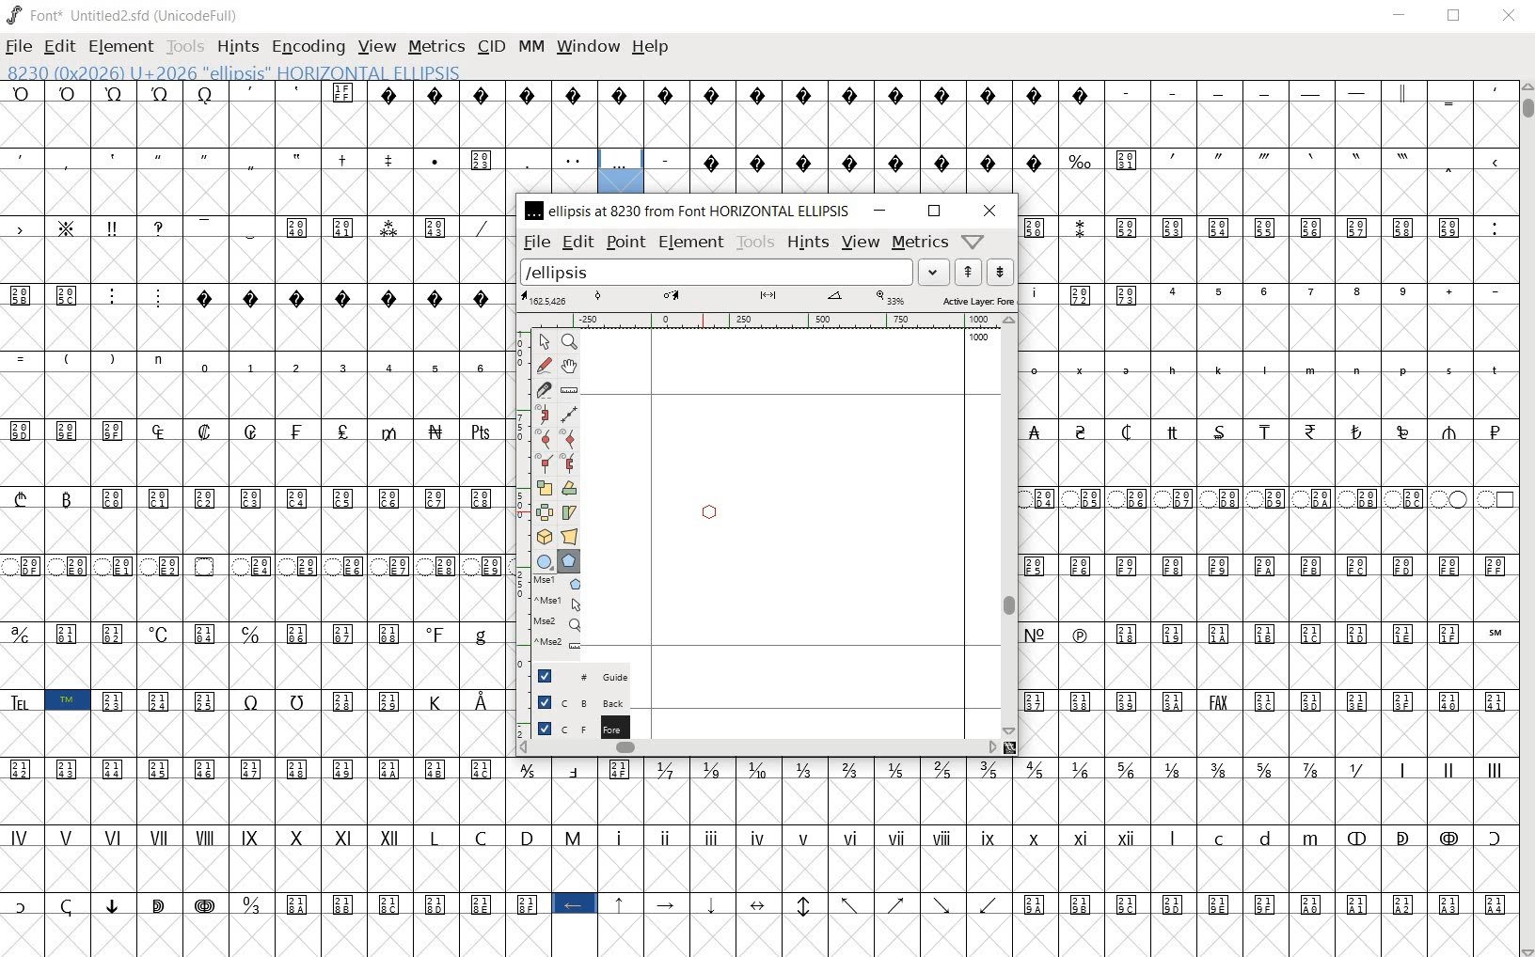 Image resolution: width=1535 pixels, height=957 pixels. I want to click on CLOSE, so click(1511, 16).